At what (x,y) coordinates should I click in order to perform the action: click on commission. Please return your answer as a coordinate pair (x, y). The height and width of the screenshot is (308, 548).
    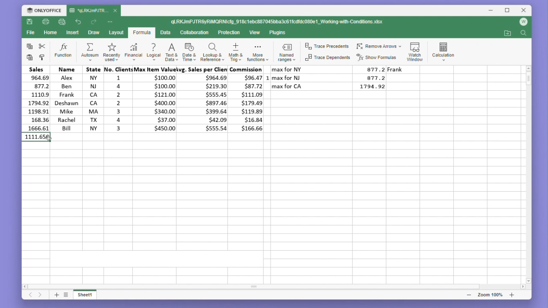
    Looking at the image, I should click on (248, 99).